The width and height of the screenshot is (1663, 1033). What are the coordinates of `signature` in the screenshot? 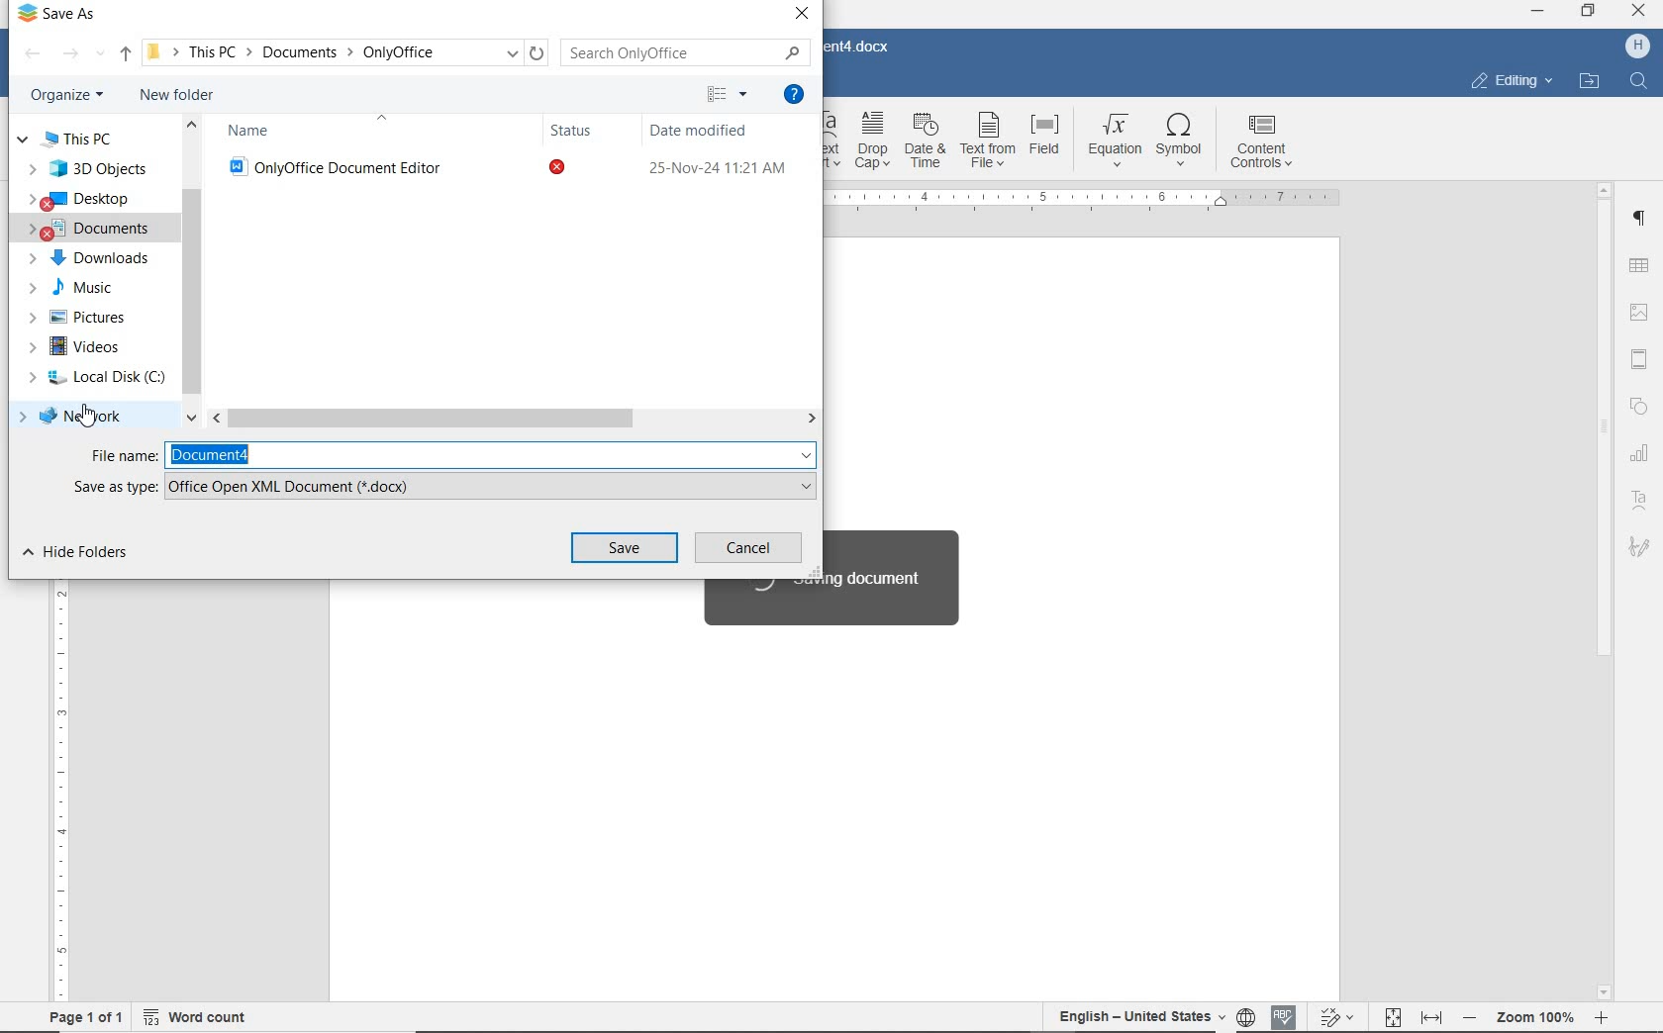 It's located at (1642, 547).